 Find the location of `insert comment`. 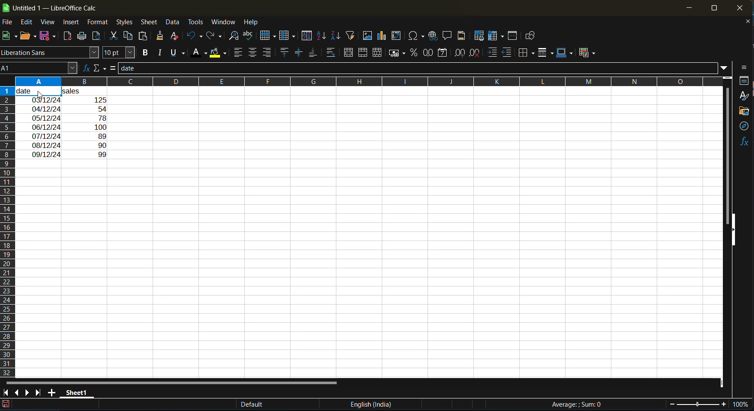

insert comment is located at coordinates (448, 36).